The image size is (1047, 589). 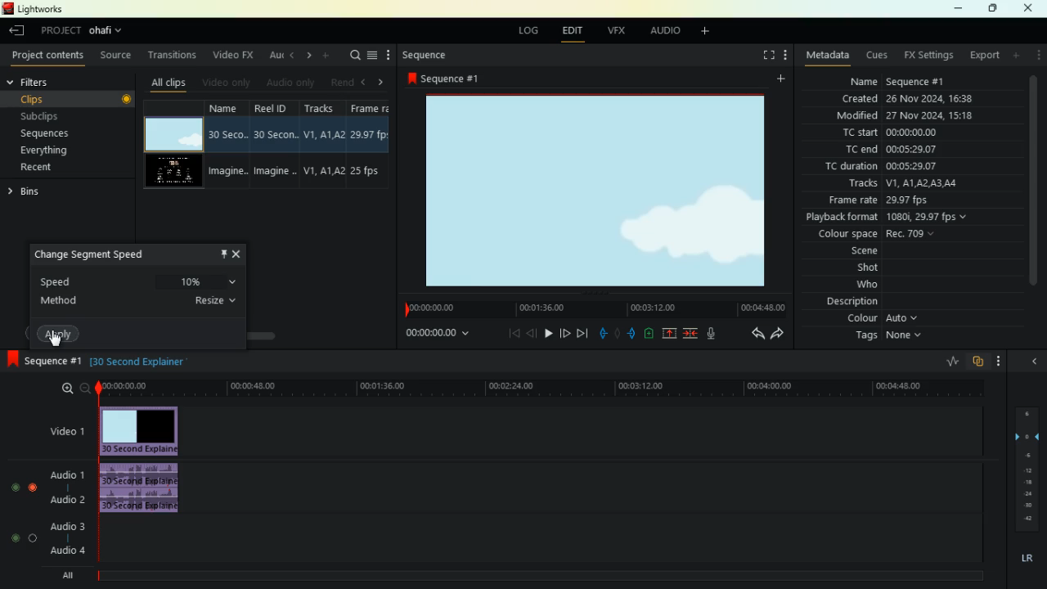 I want to click on recent, so click(x=50, y=167).